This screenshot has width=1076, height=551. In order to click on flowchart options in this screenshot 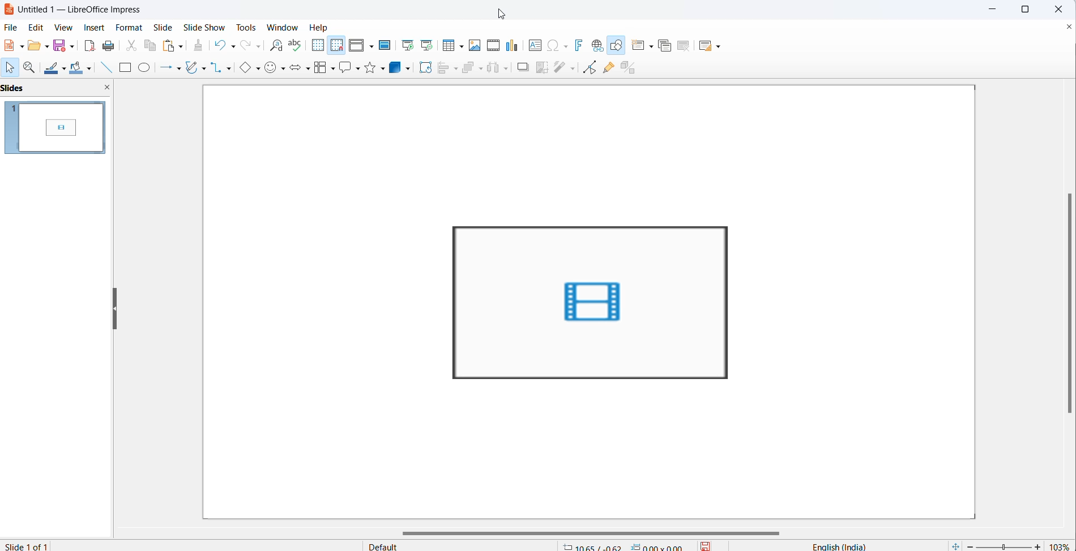, I will do `click(333, 69)`.